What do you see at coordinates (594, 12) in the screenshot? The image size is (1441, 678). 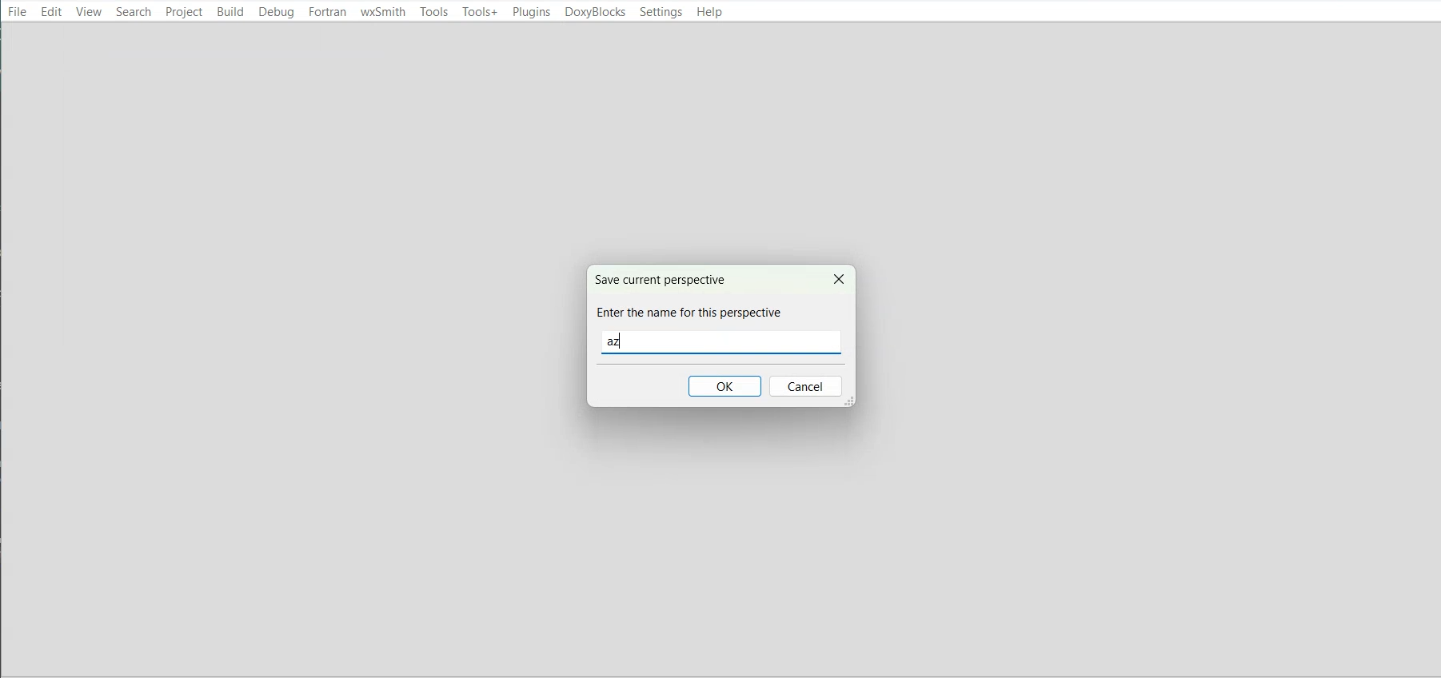 I see `Doxyblocks` at bounding box center [594, 12].